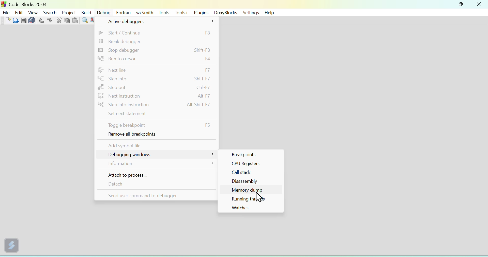  Describe the element at coordinates (250, 13) in the screenshot. I see `settings` at that location.